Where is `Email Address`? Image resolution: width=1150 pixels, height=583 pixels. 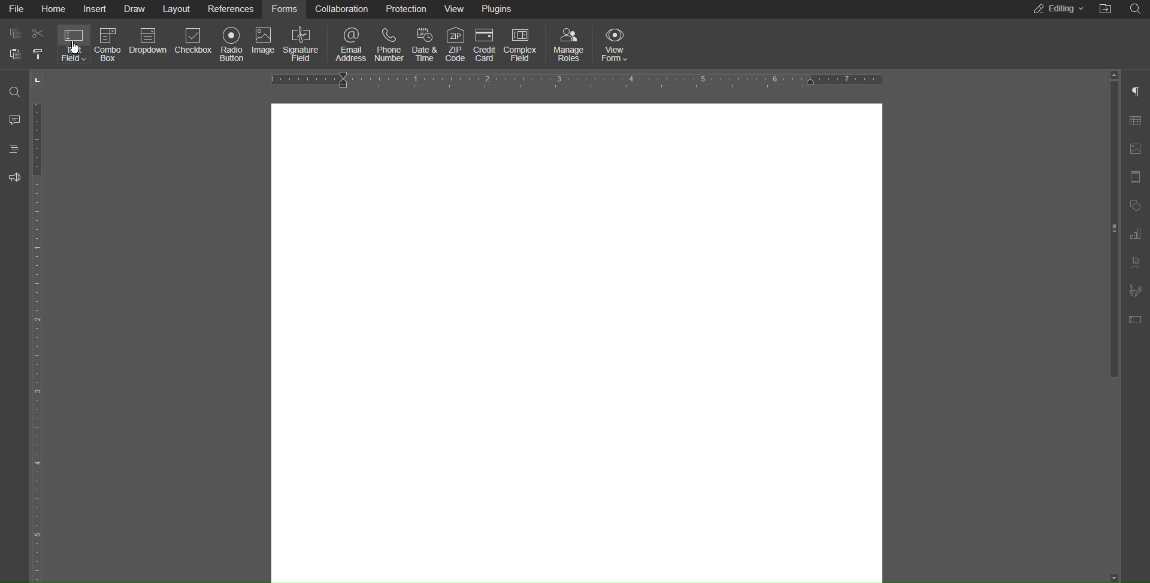
Email Address is located at coordinates (352, 46).